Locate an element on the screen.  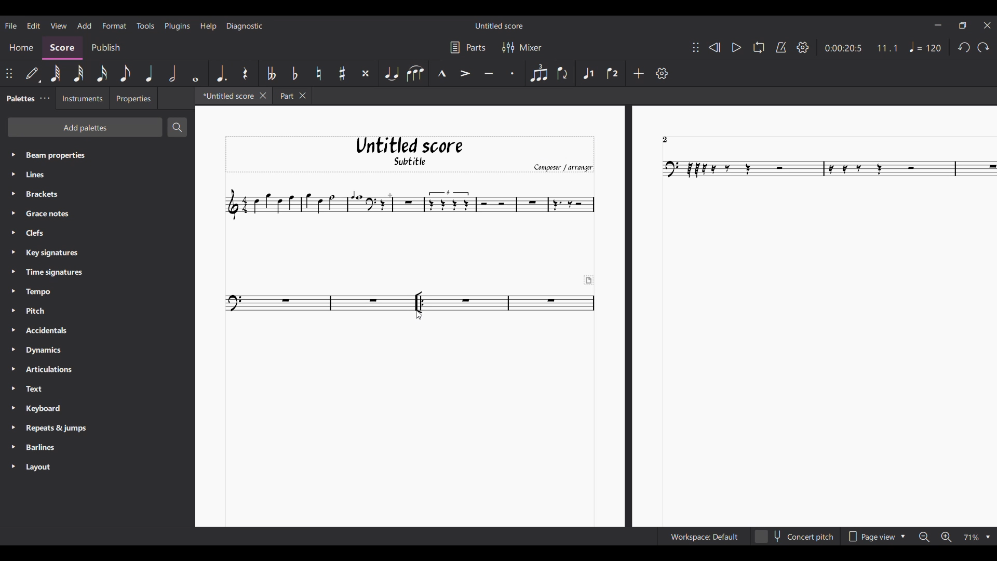
Close tab is located at coordinates (263, 96).